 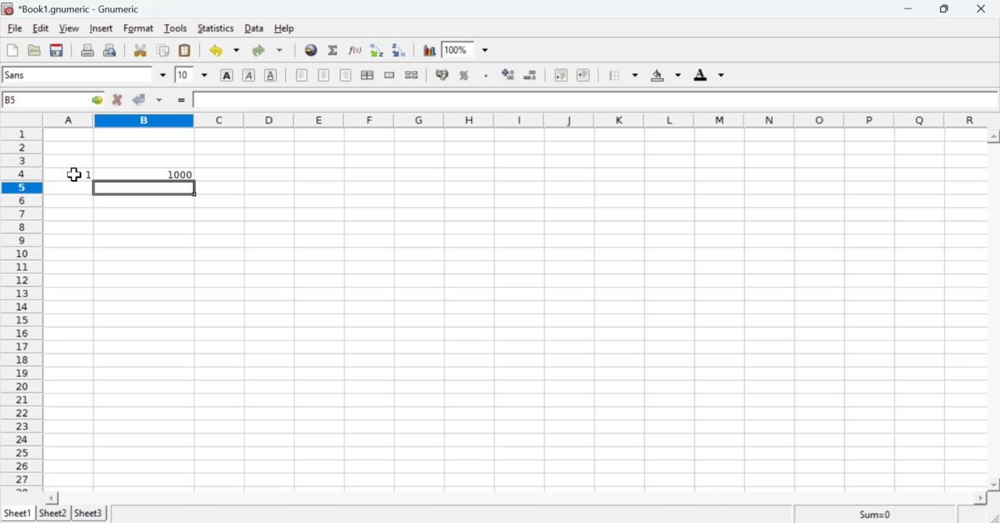 I want to click on Decrease indent, align to left., so click(x=562, y=76).